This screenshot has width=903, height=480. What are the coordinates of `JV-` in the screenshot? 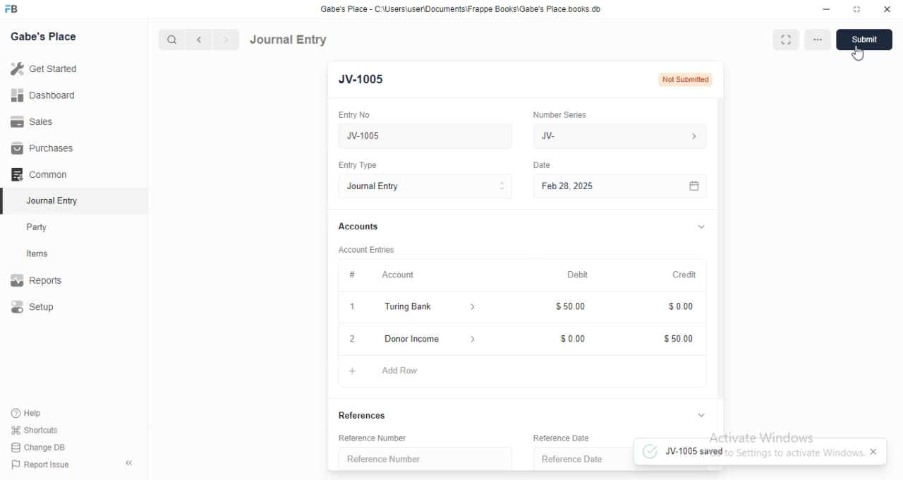 It's located at (619, 134).